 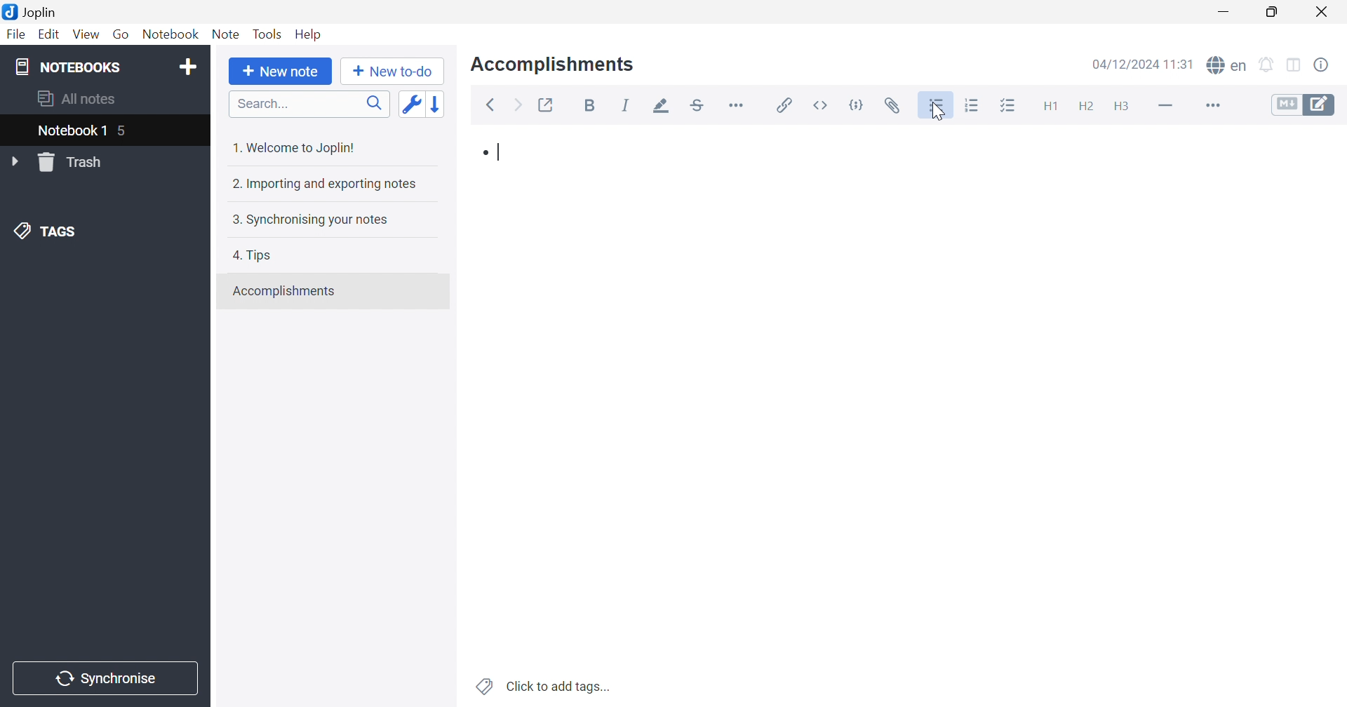 I want to click on Heading 3, so click(x=1125, y=105).